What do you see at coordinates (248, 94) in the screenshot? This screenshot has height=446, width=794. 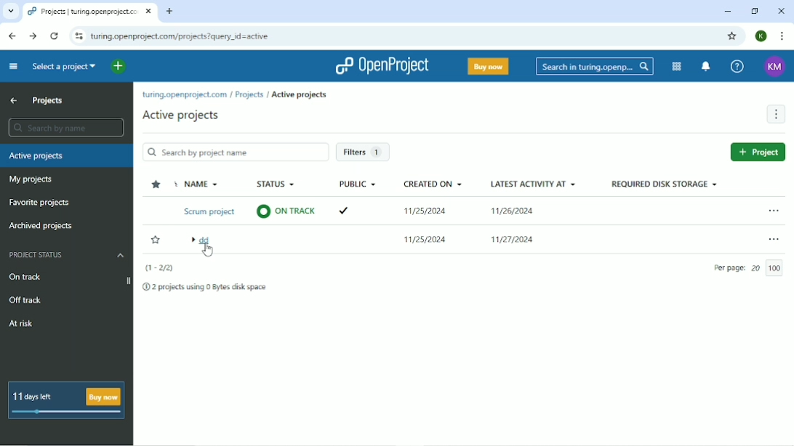 I see `Projects` at bounding box center [248, 94].